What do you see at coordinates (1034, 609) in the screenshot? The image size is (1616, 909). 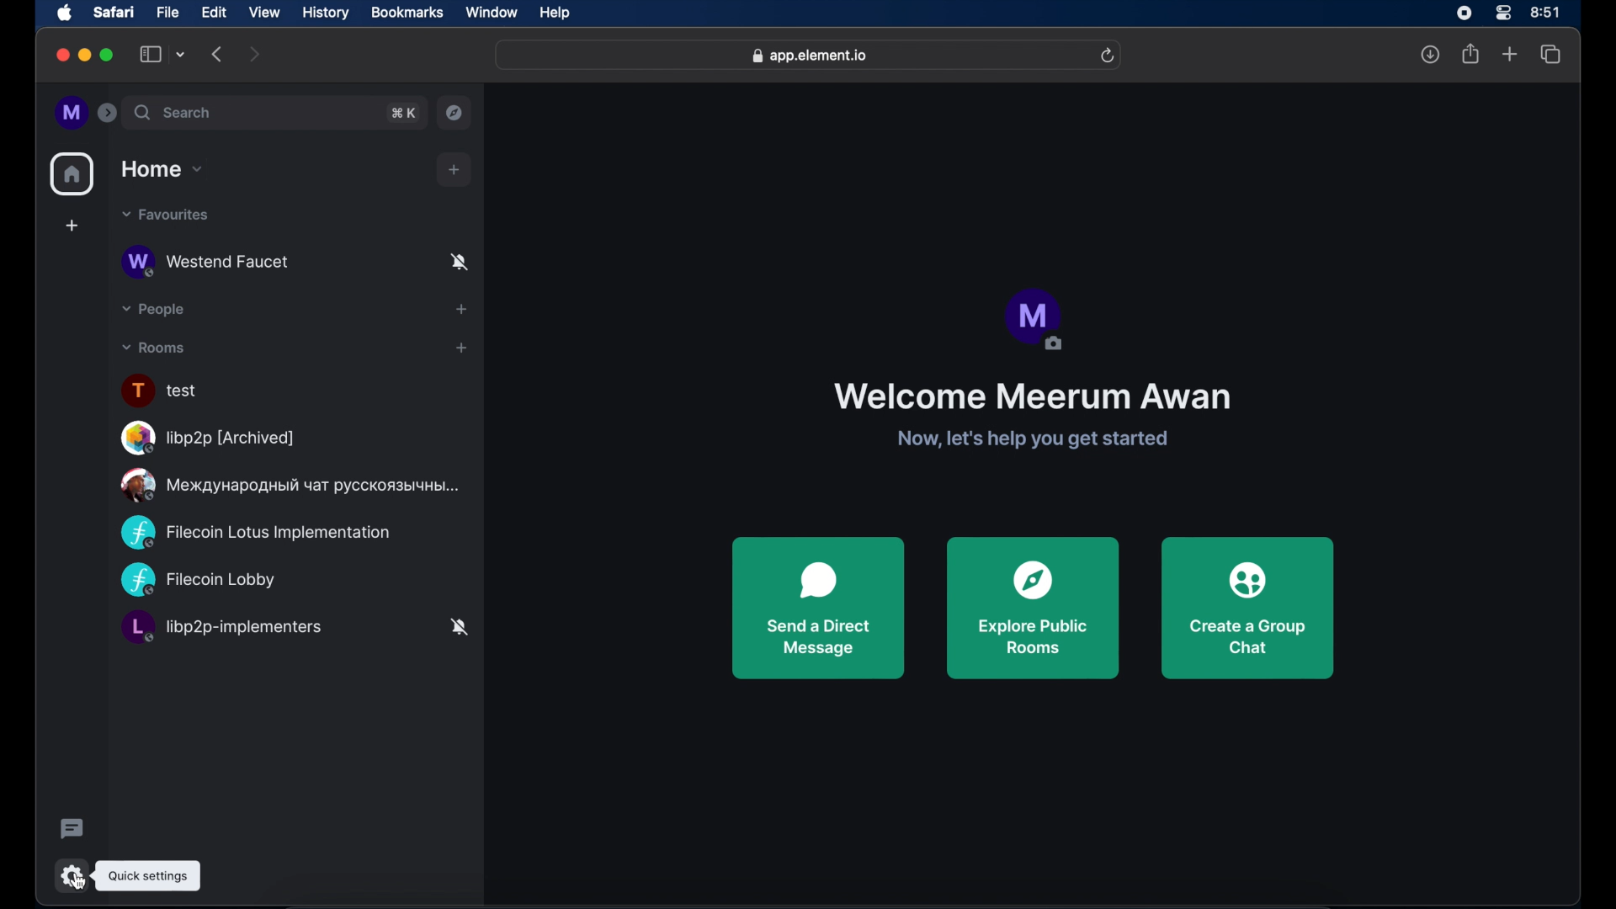 I see `explore public rooms` at bounding box center [1034, 609].